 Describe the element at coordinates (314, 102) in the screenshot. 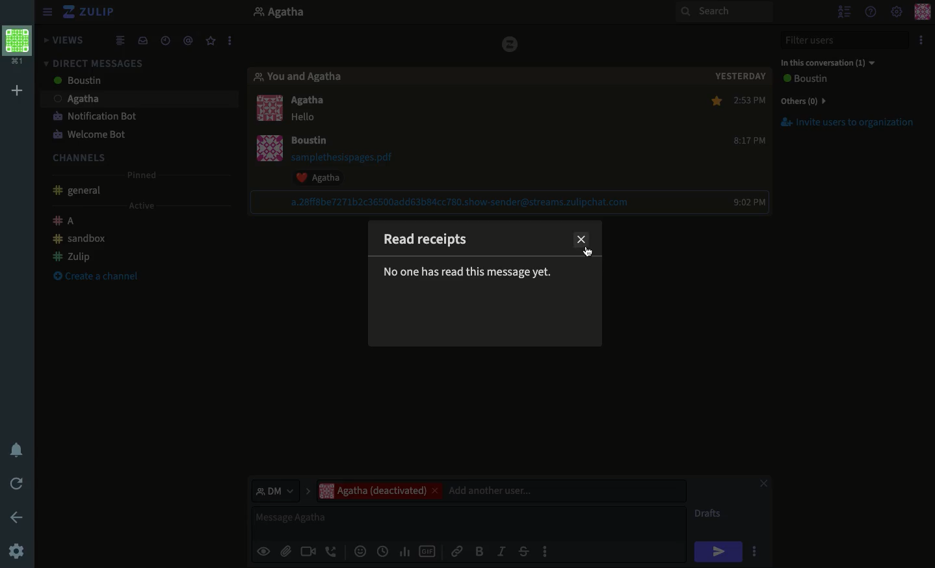

I see `Users` at that location.